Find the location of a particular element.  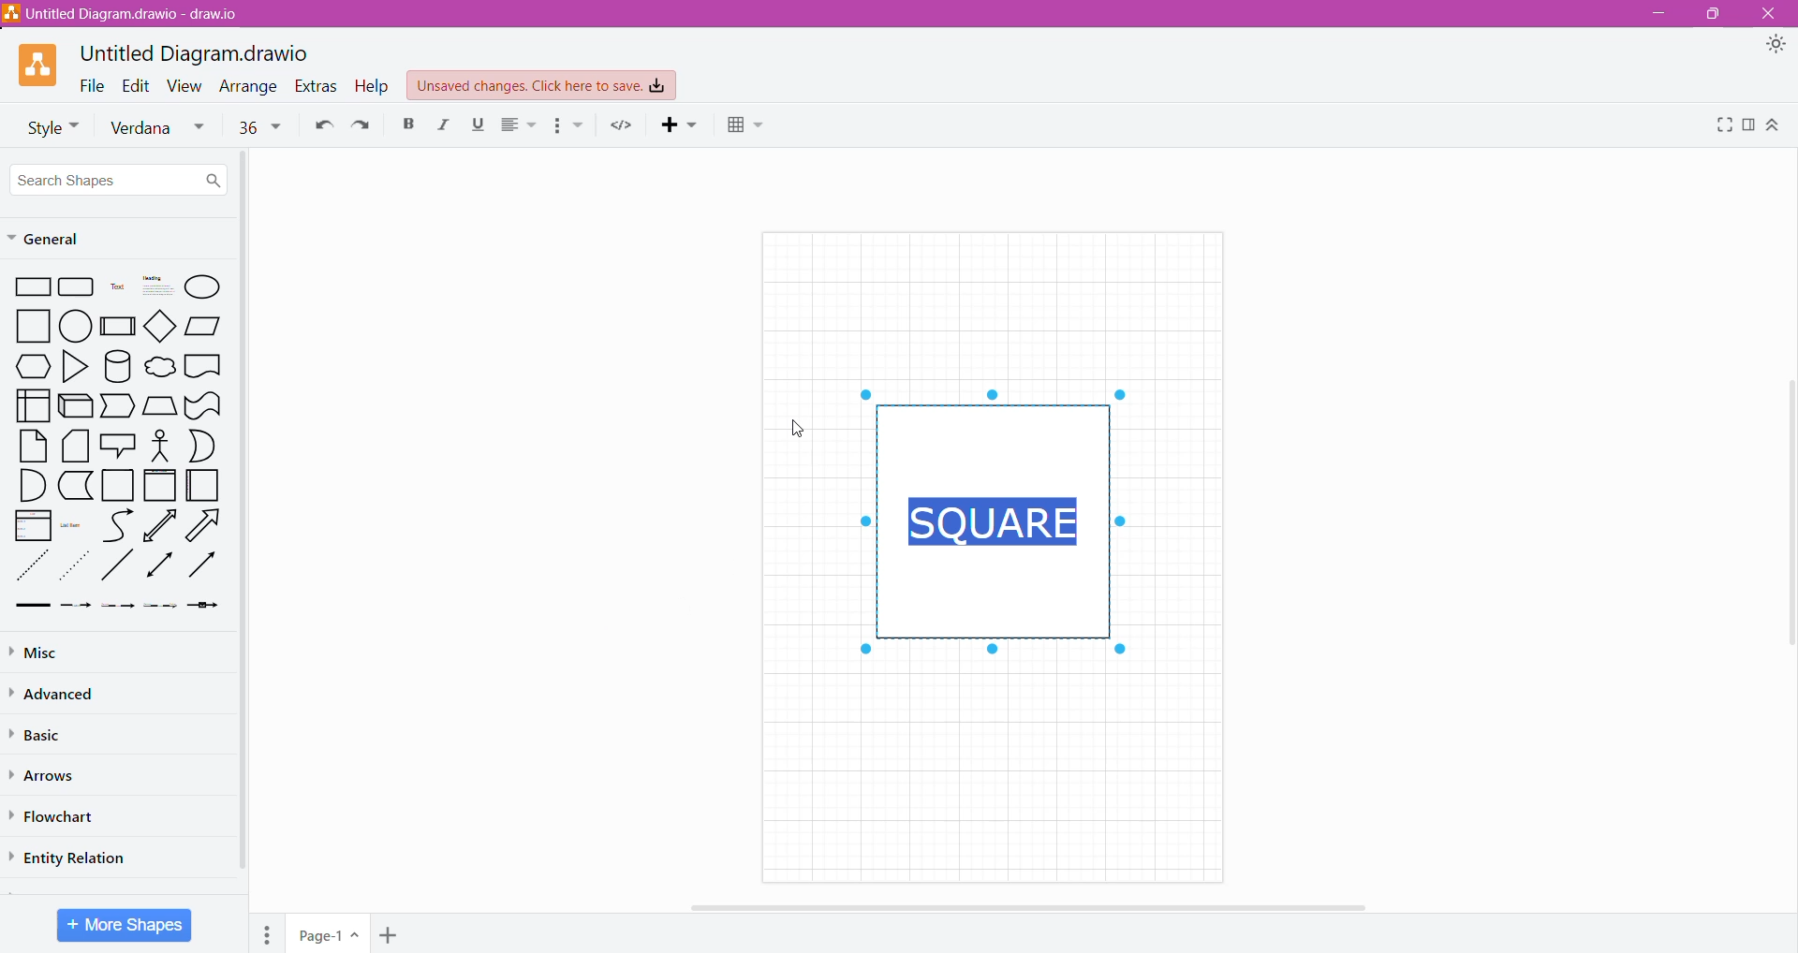

Untitled Diagram.drawio is located at coordinates (195, 53).